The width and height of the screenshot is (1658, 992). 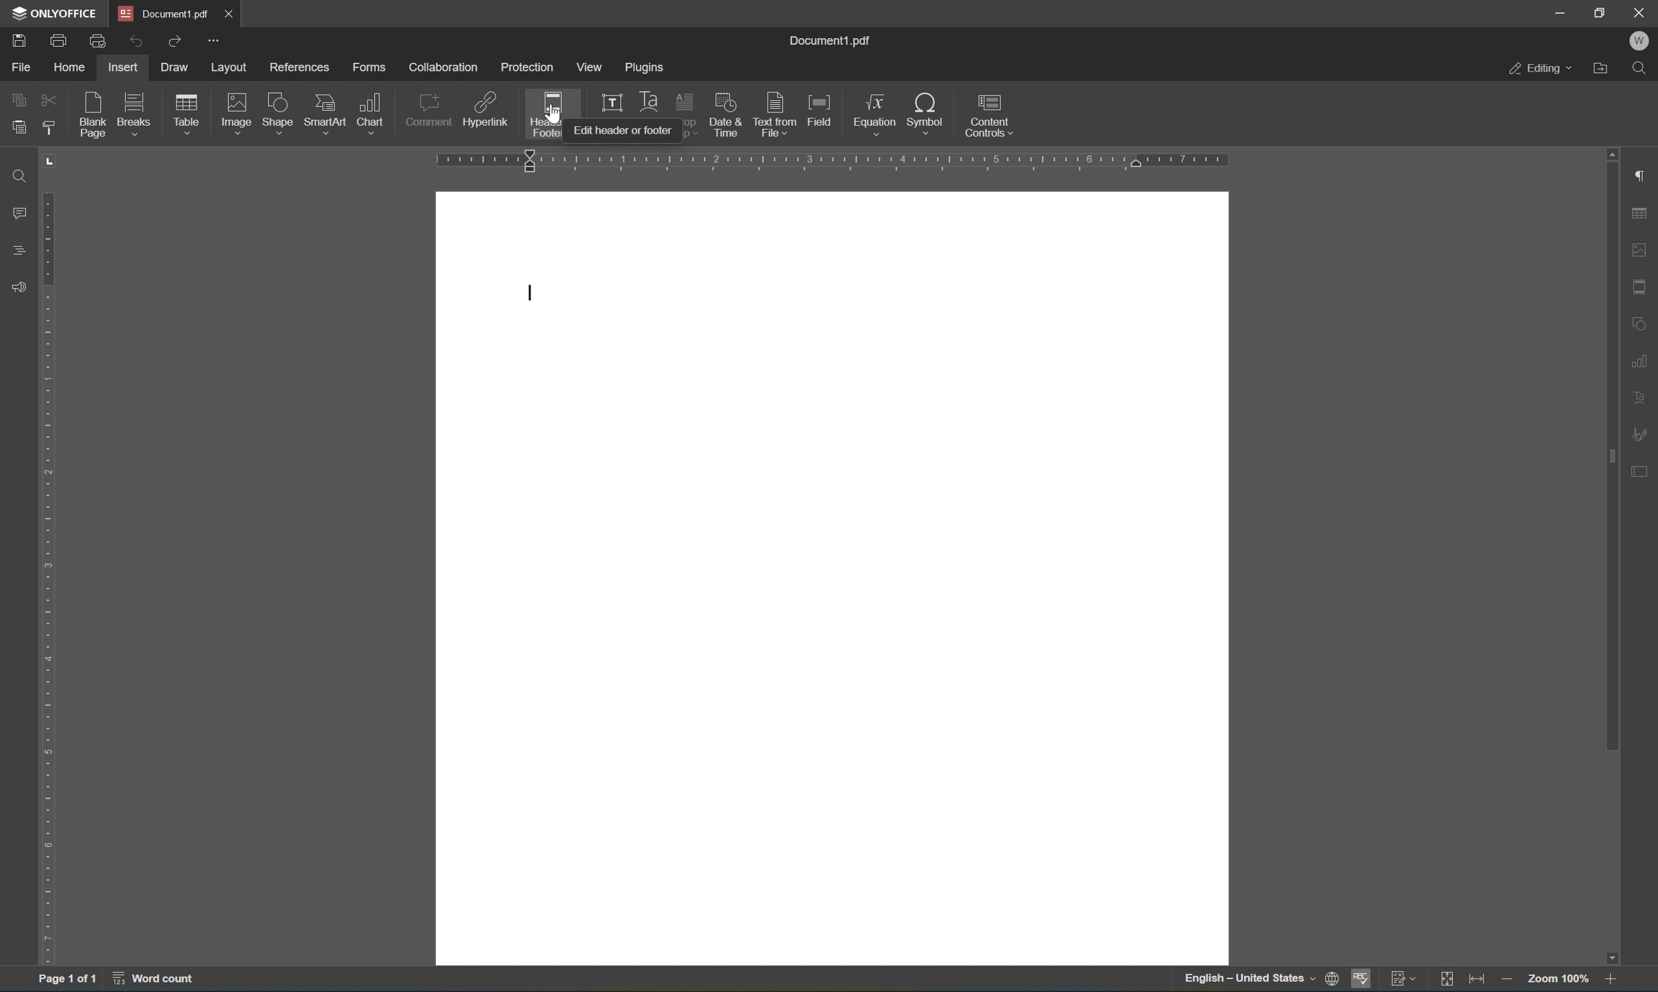 What do you see at coordinates (608, 102) in the screenshot?
I see `text box` at bounding box center [608, 102].